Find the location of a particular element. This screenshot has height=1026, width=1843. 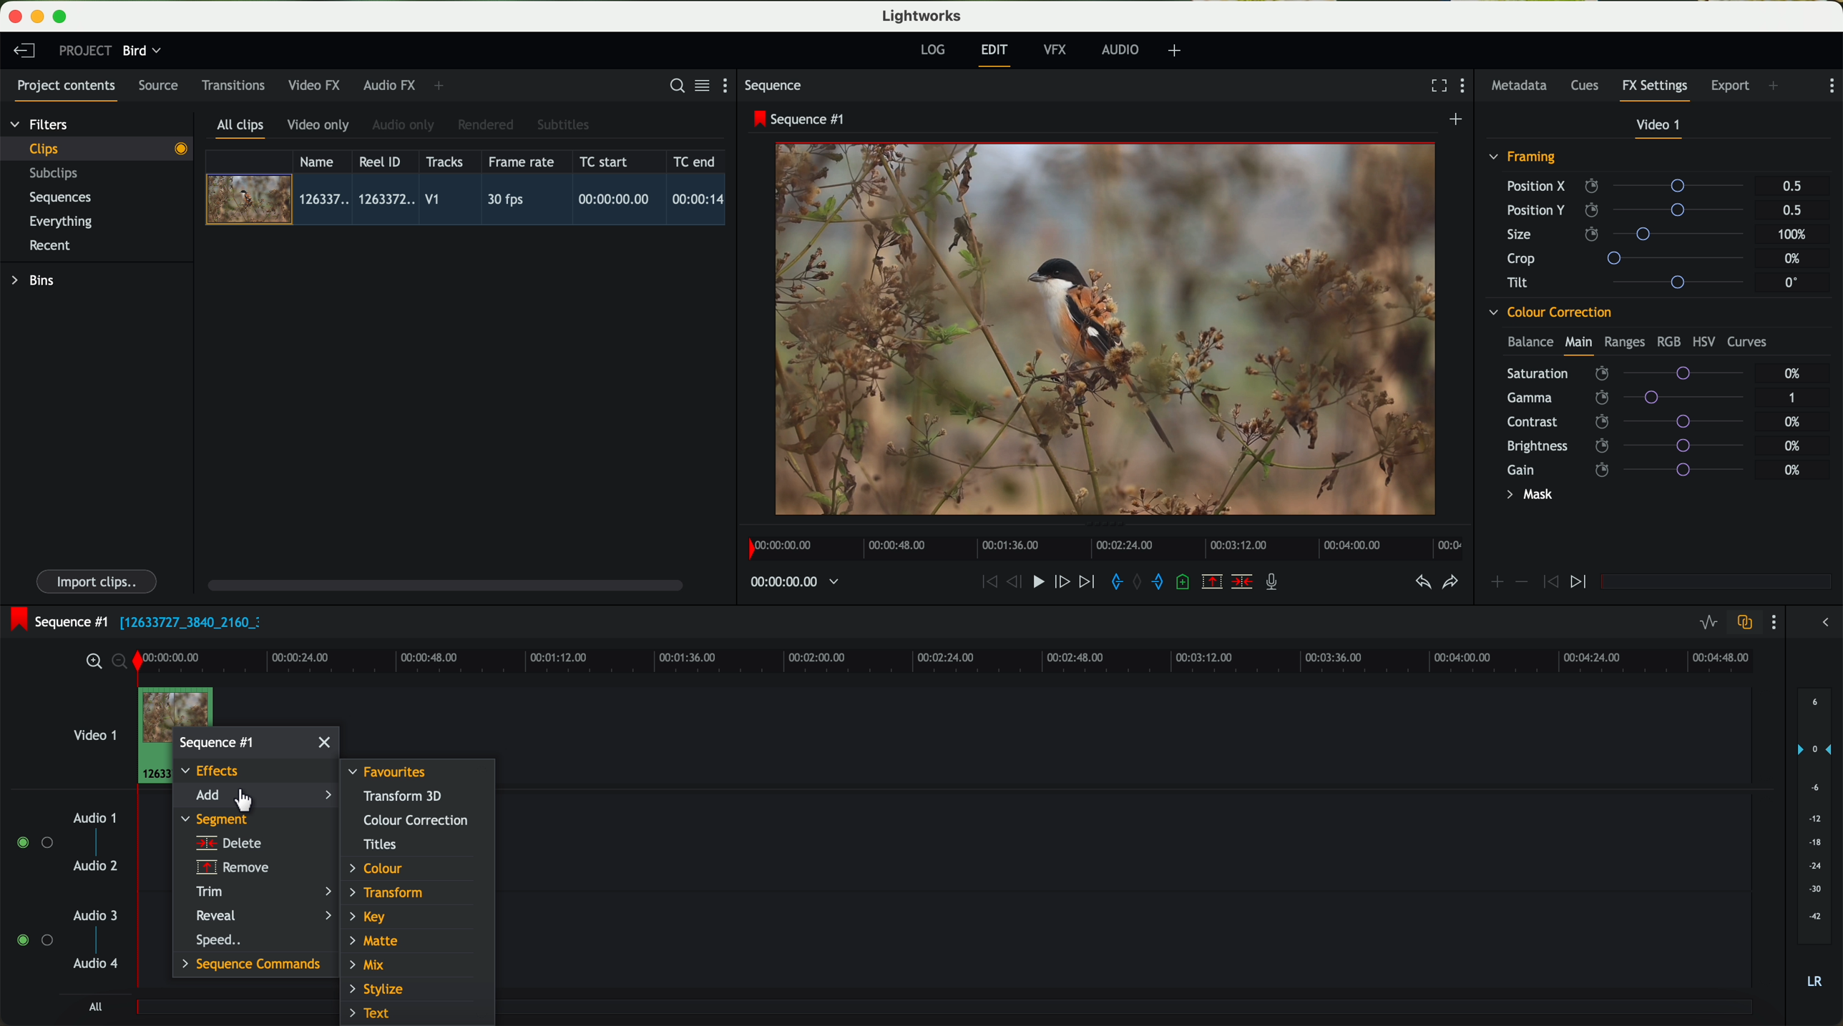

mask is located at coordinates (1527, 496).